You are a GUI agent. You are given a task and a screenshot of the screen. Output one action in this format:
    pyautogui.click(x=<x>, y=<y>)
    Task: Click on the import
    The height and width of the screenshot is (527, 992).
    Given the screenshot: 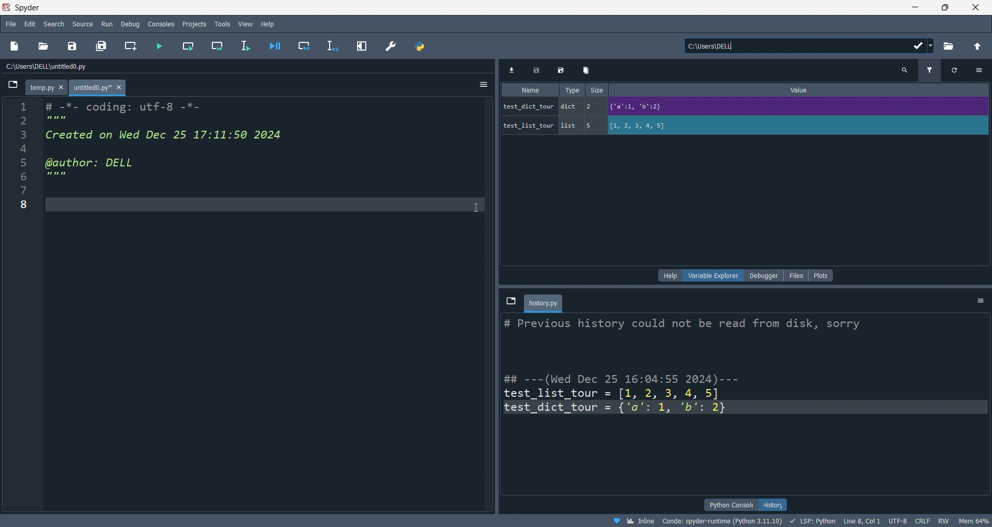 What is the action you would take?
    pyautogui.click(x=514, y=70)
    